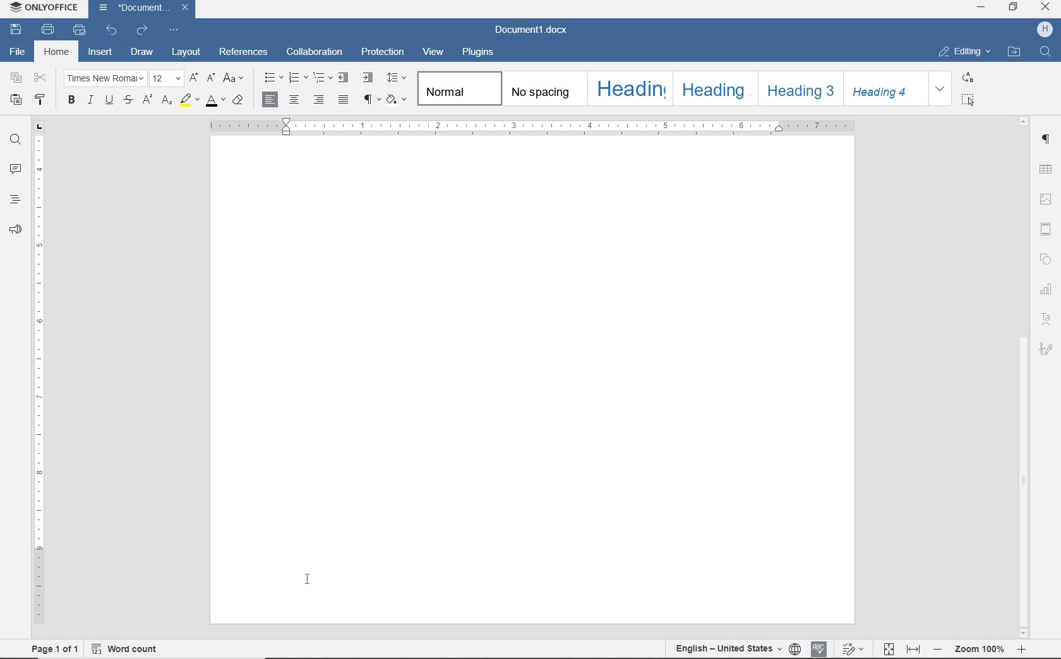 The image size is (1061, 659). Describe the element at coordinates (294, 100) in the screenshot. I see `ALIGN CENTER` at that location.